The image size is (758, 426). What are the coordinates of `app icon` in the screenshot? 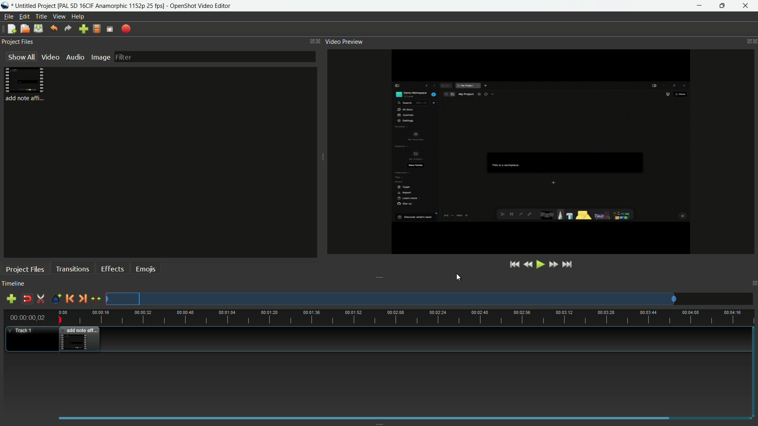 It's located at (6, 6).